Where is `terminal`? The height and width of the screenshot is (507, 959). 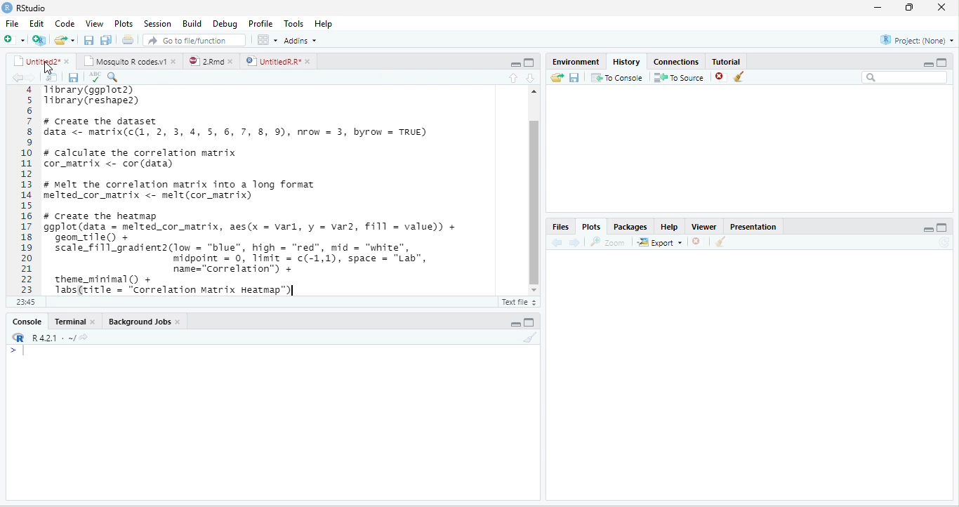
terminal is located at coordinates (77, 321).